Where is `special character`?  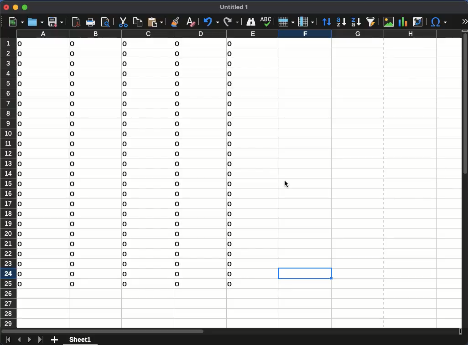 special character is located at coordinates (438, 22).